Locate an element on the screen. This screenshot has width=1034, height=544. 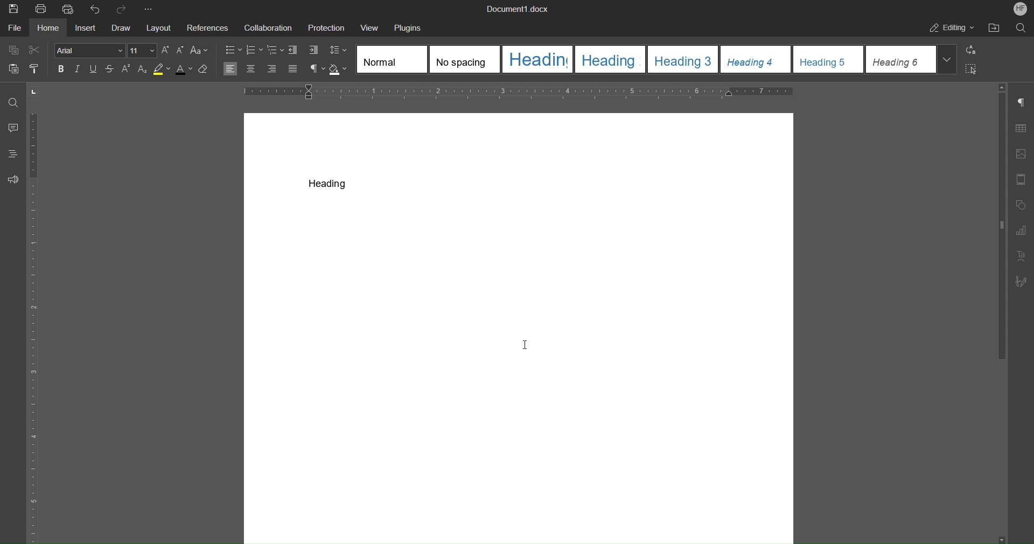
Paste is located at coordinates (12, 66).